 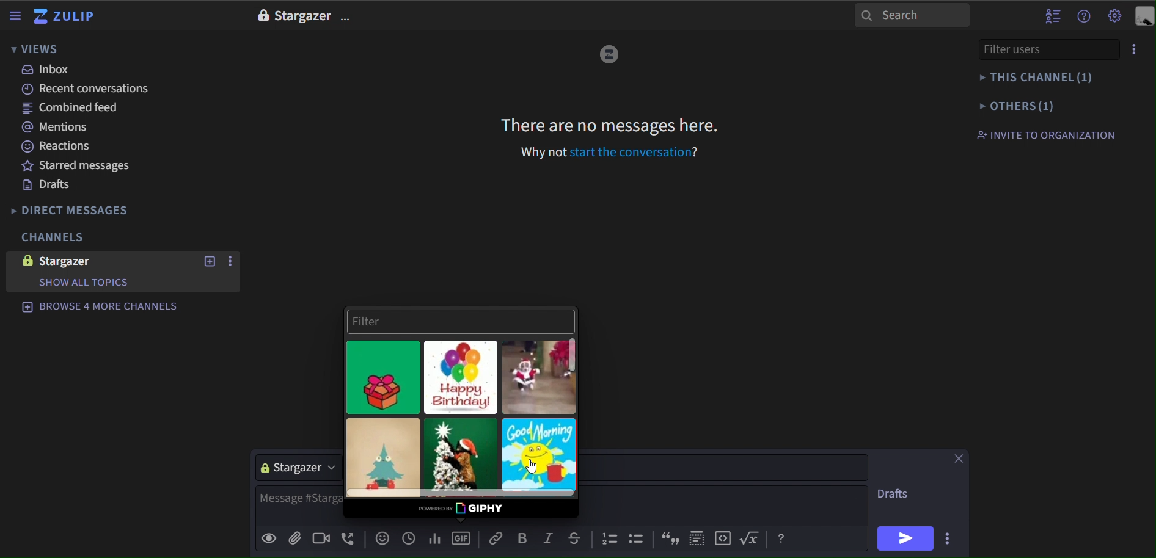 What do you see at coordinates (232, 262) in the screenshot?
I see `options` at bounding box center [232, 262].